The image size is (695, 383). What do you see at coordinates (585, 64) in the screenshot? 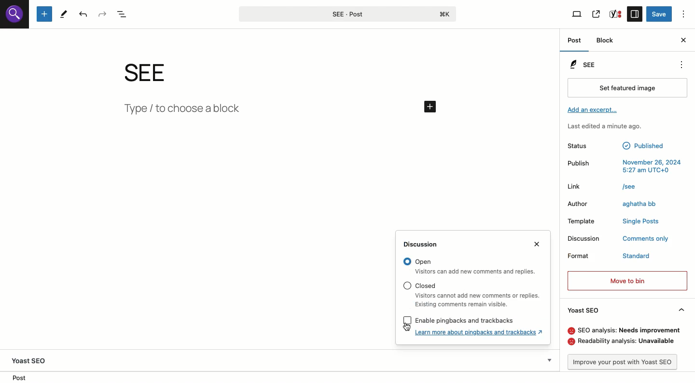
I see `SEE` at bounding box center [585, 64].